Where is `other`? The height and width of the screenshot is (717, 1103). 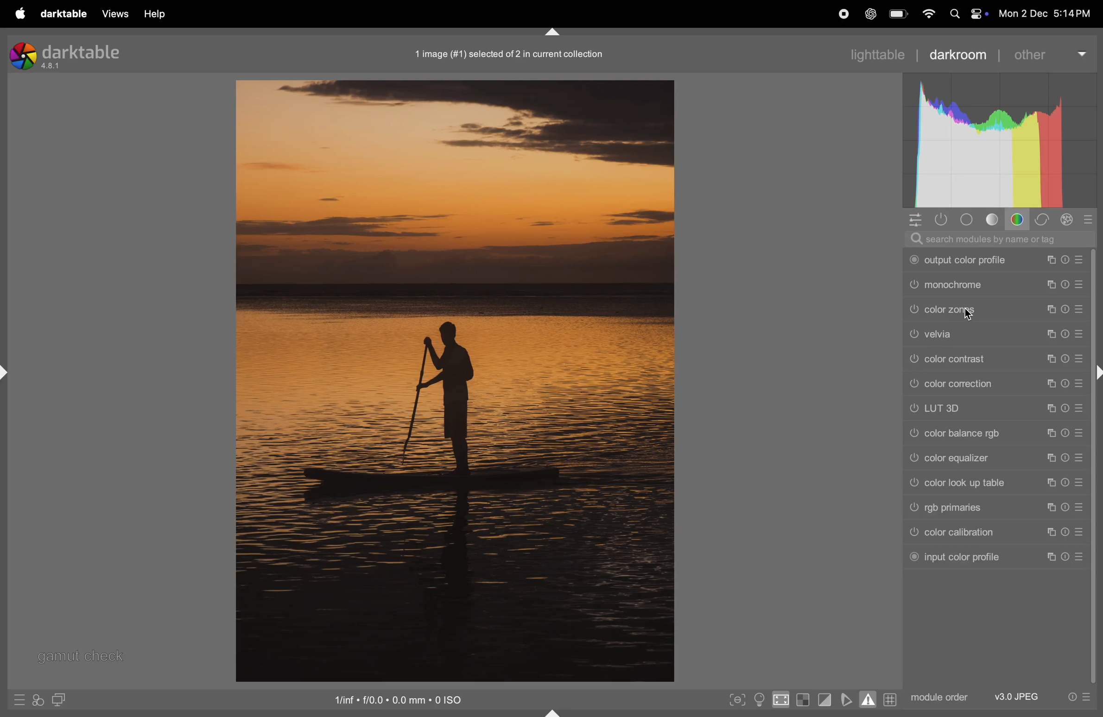
other is located at coordinates (1052, 53).